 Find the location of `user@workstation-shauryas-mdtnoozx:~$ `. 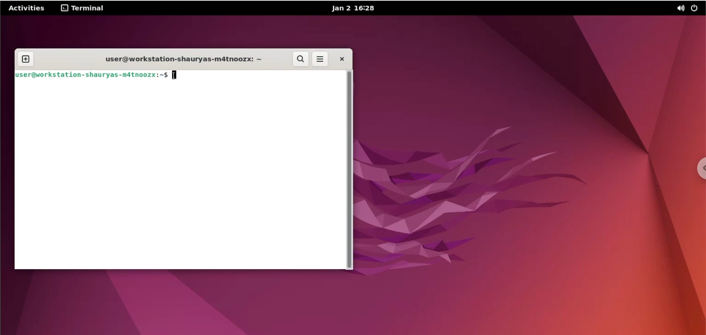

user@workstation-shauryas-mdtnoozx:~$  is located at coordinates (92, 76).